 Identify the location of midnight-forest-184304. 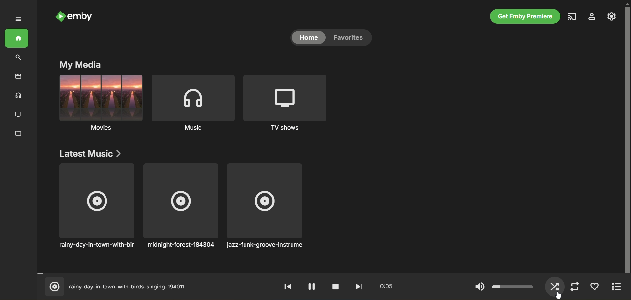
(180, 206).